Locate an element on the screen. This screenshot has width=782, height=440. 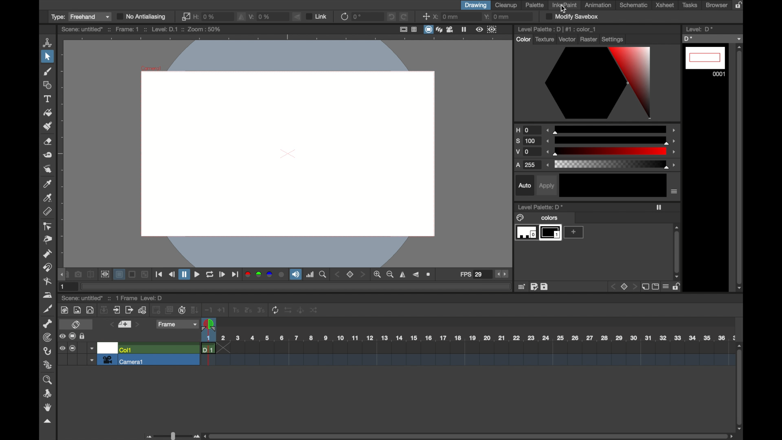
auto is located at coordinates (525, 185).